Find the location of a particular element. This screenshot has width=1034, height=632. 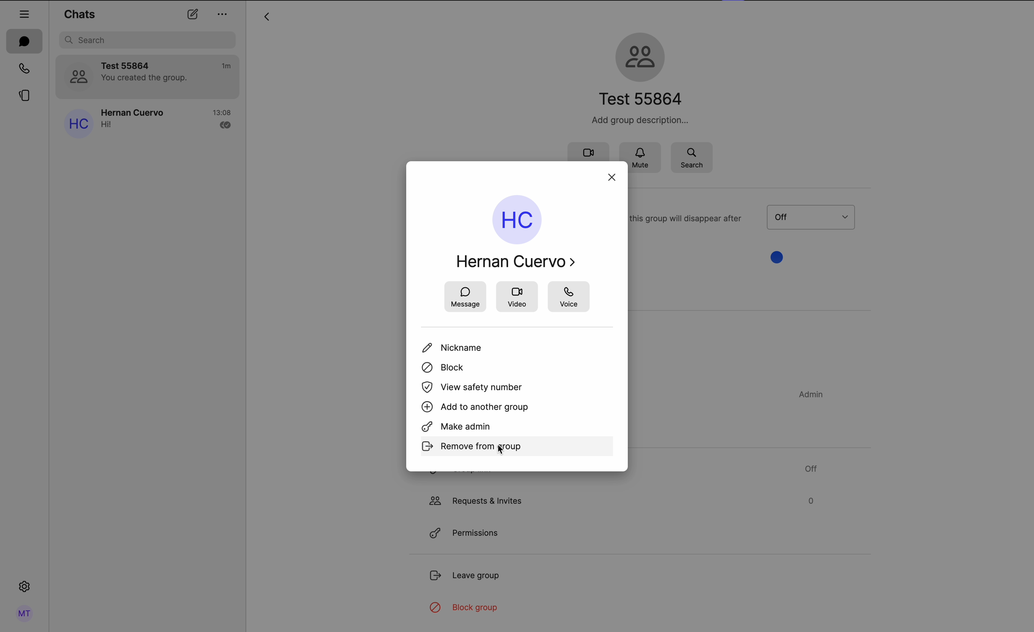

options is located at coordinates (223, 14).